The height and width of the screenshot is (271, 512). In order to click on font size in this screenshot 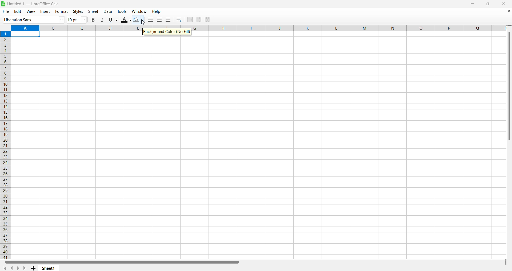, I will do `click(77, 19)`.